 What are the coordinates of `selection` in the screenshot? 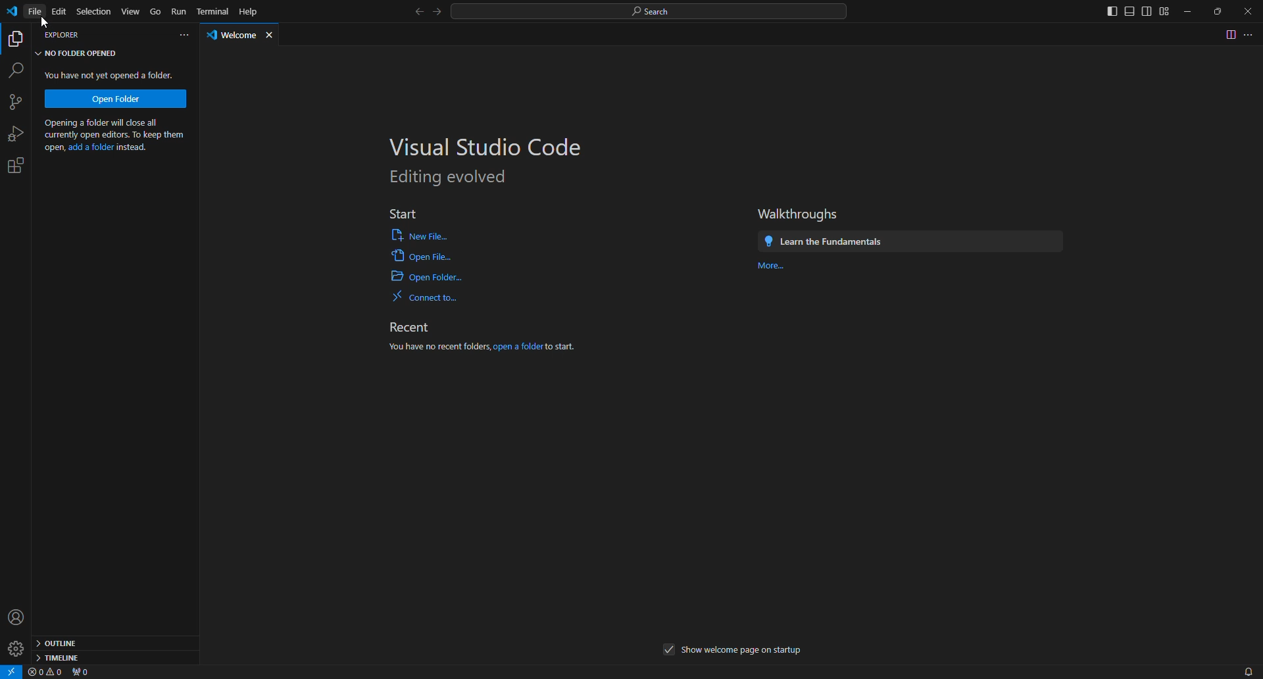 It's located at (93, 11).